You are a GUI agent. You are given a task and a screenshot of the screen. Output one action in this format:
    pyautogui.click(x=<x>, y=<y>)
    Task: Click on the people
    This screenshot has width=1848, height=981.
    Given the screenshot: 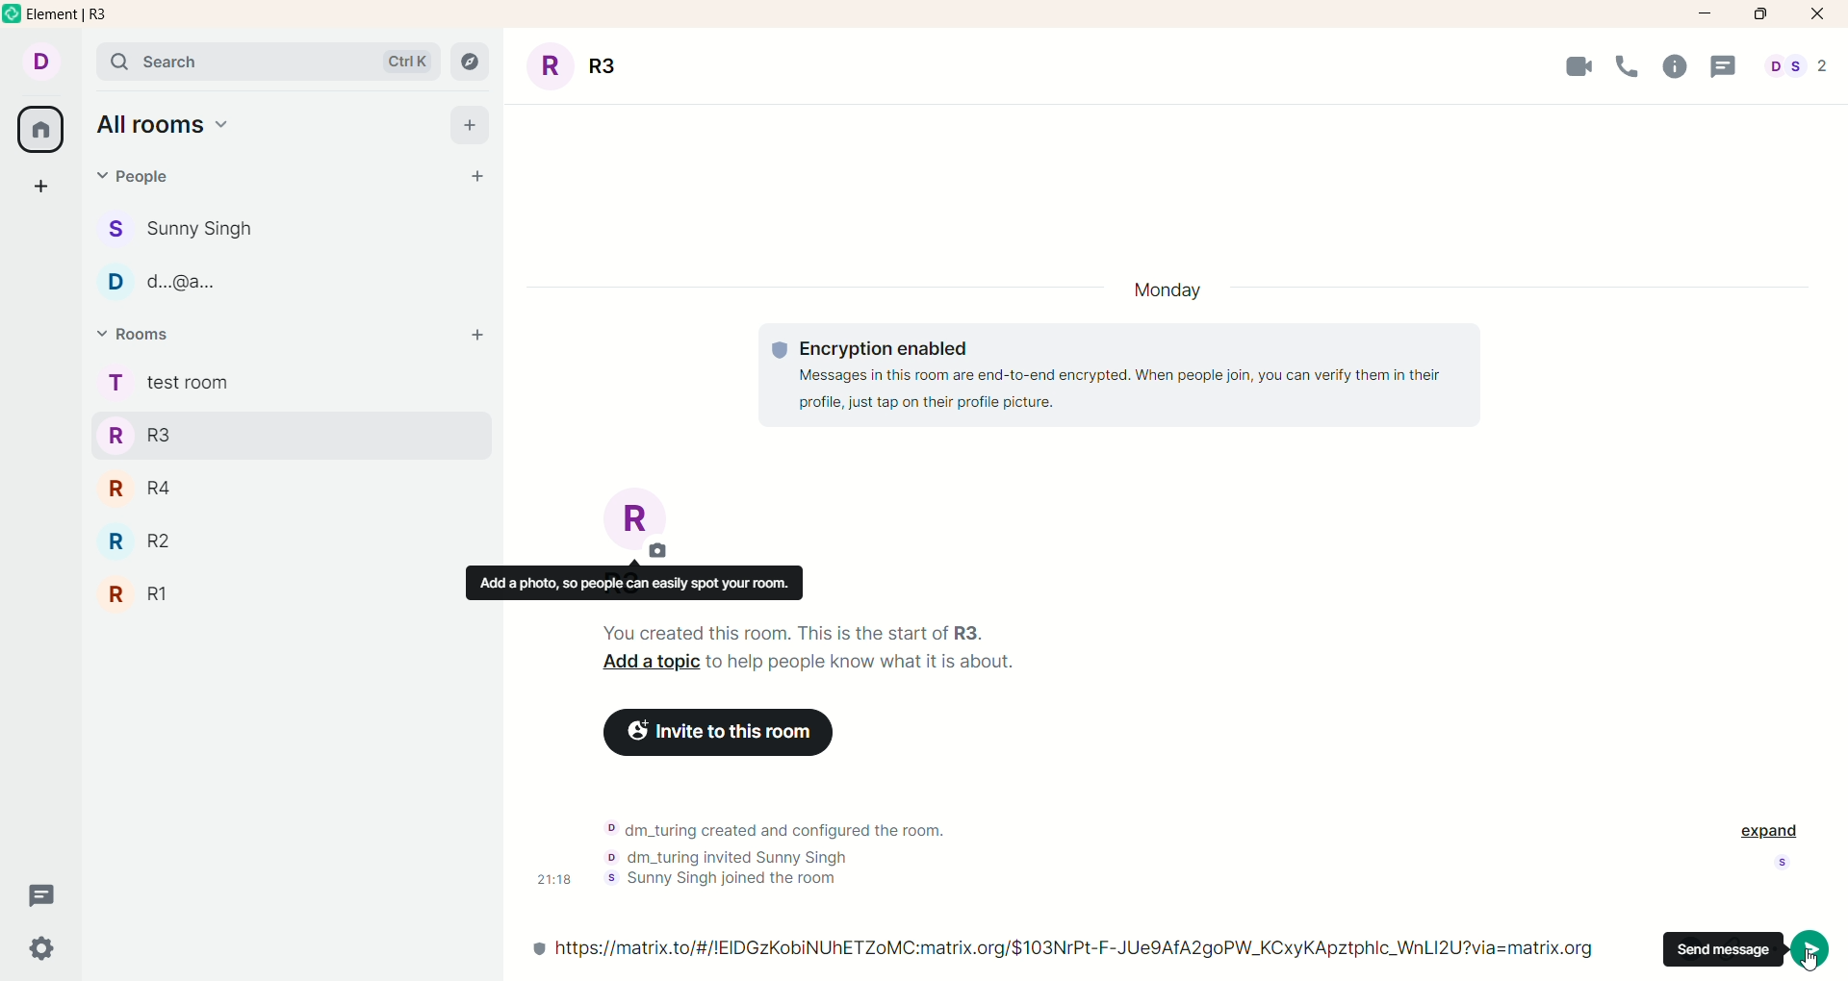 What is the action you would take?
    pyautogui.click(x=208, y=288)
    